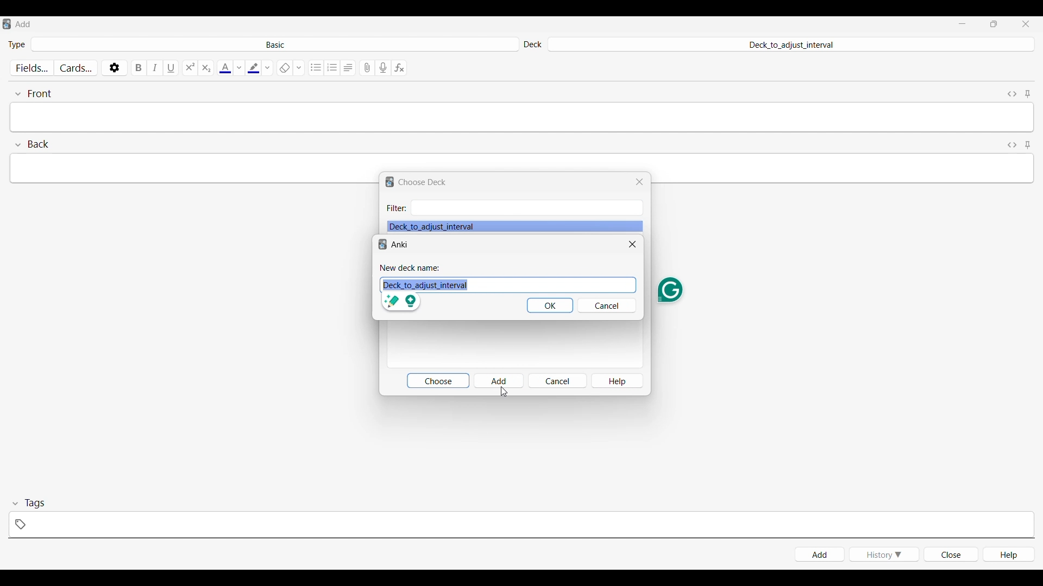 This screenshot has height=586, width=1043. What do you see at coordinates (633, 244) in the screenshot?
I see `Close window` at bounding box center [633, 244].